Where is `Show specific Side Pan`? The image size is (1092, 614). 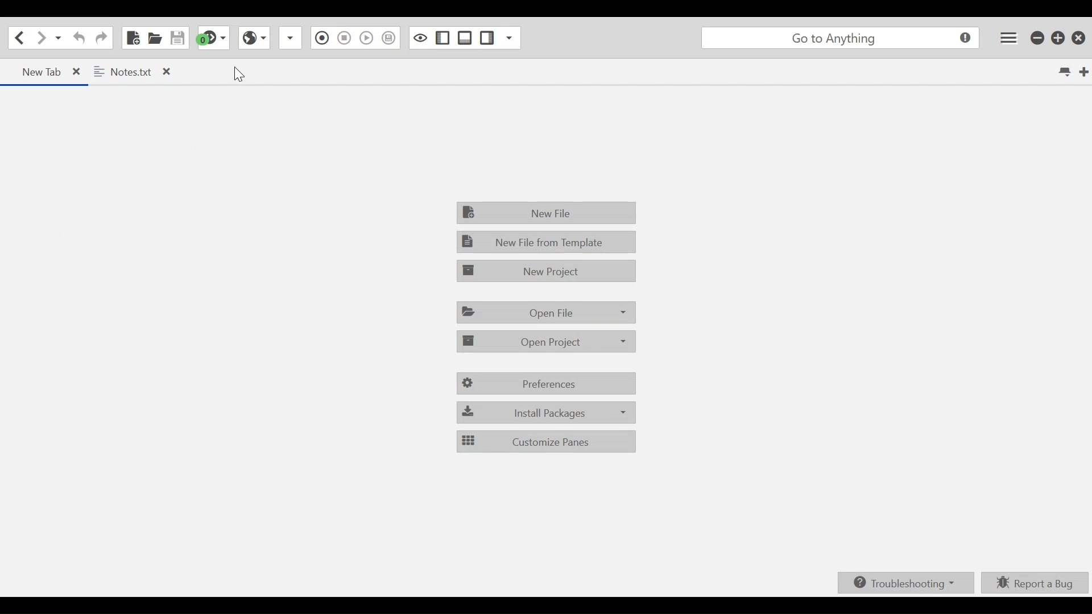
Show specific Side Pan is located at coordinates (441, 36).